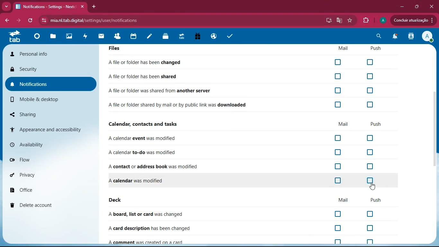  Describe the element at coordinates (370, 166) in the screenshot. I see `off` at that location.